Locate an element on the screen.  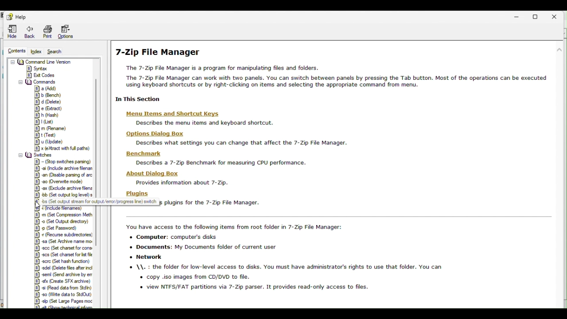
About Dialog Box is located at coordinates (153, 173).